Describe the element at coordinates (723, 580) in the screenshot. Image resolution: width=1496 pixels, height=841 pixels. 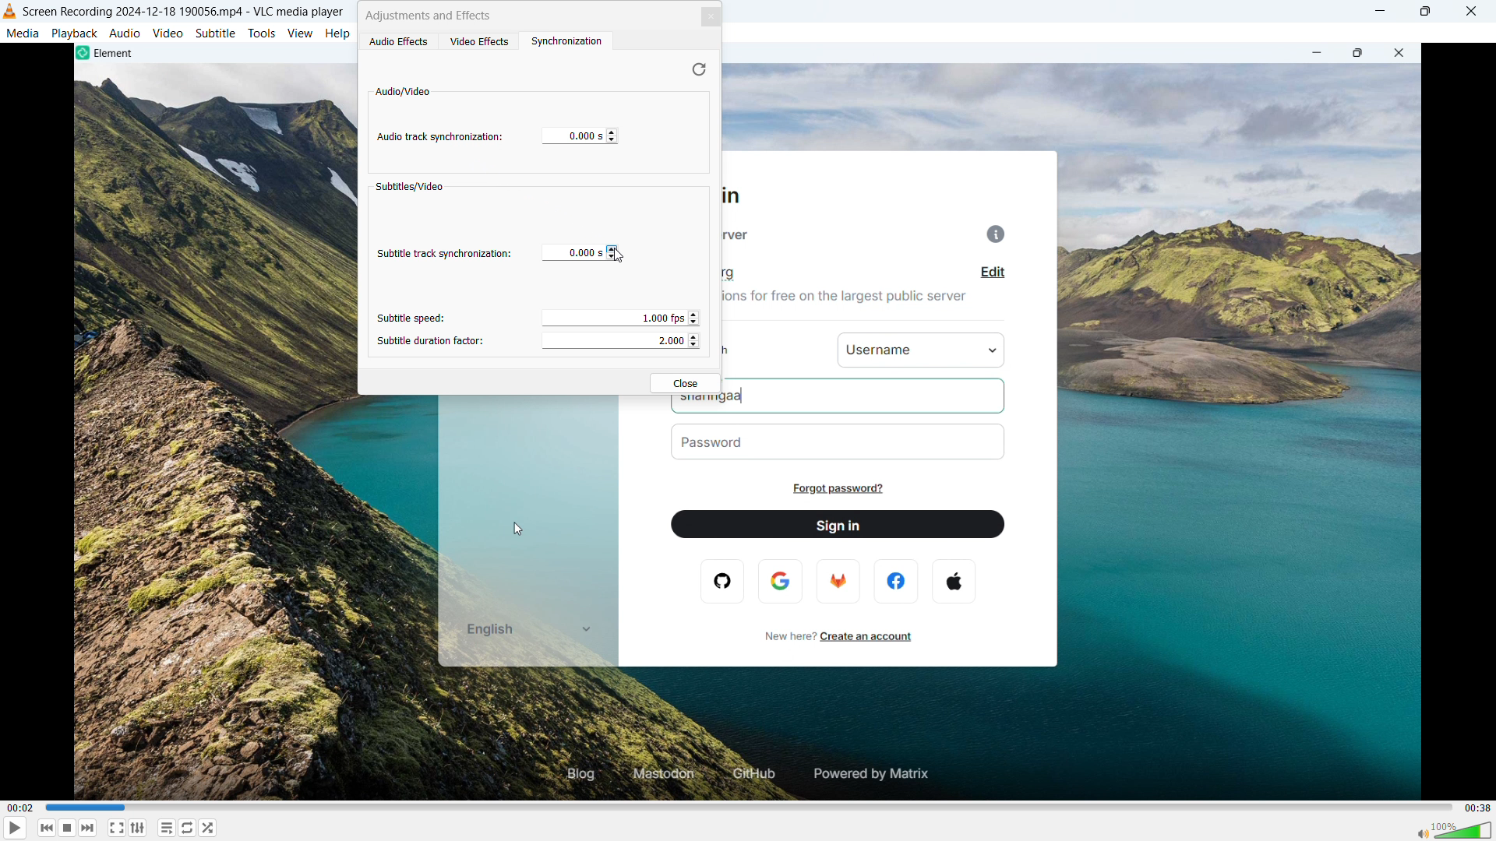
I see `opera logo` at that location.